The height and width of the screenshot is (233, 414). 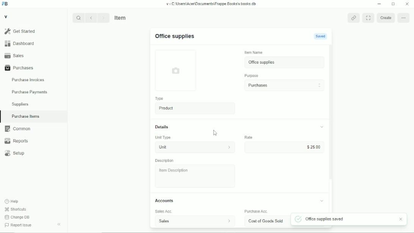 I want to click on item, so click(x=121, y=17).